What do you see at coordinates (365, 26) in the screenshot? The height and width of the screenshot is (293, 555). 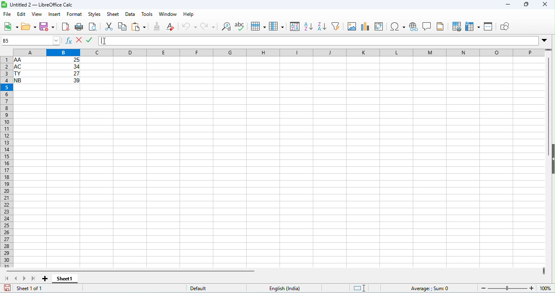 I see `insert chart` at bounding box center [365, 26].